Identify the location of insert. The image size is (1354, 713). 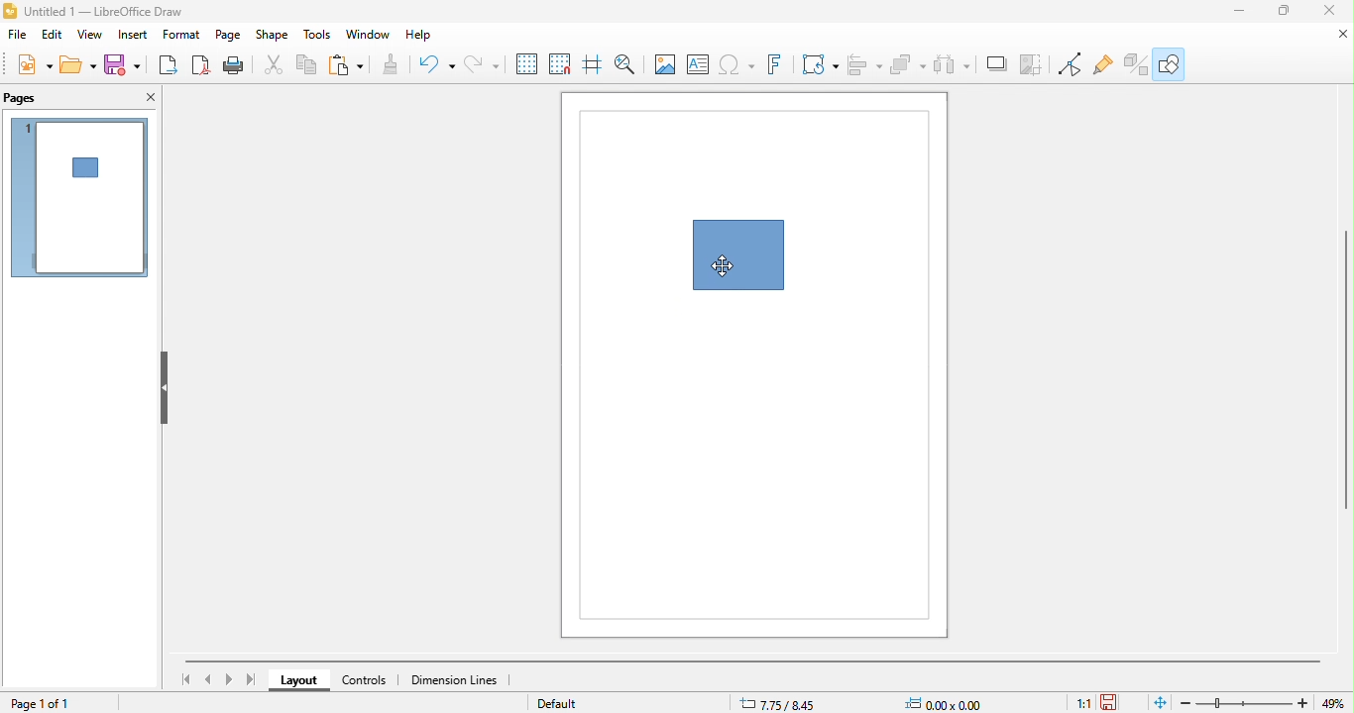
(136, 37).